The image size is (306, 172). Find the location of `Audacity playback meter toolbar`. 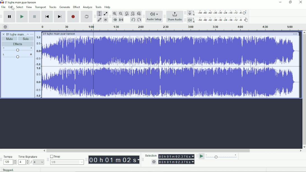

Audacity playback meter toolbar is located at coordinates (185, 20).